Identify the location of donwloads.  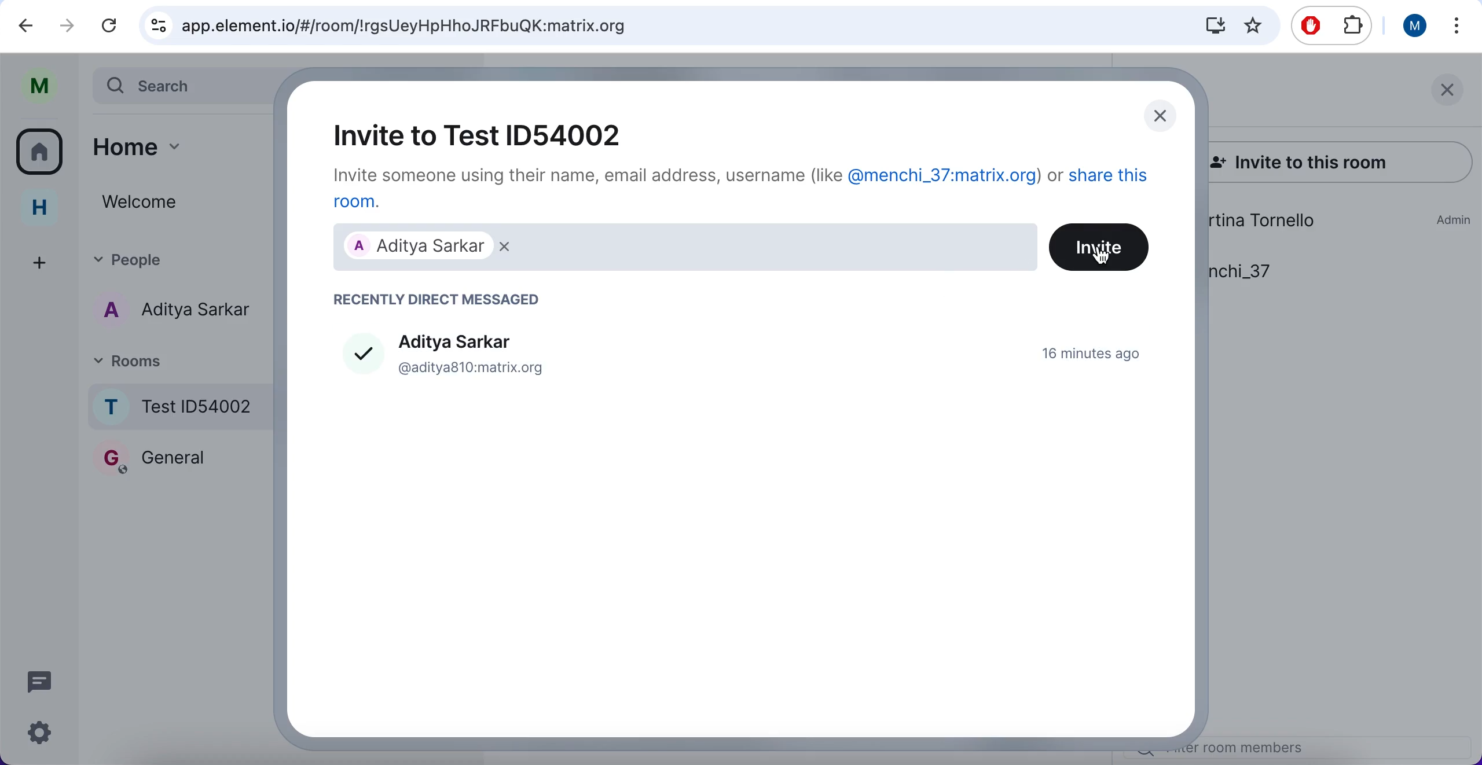
(1212, 27).